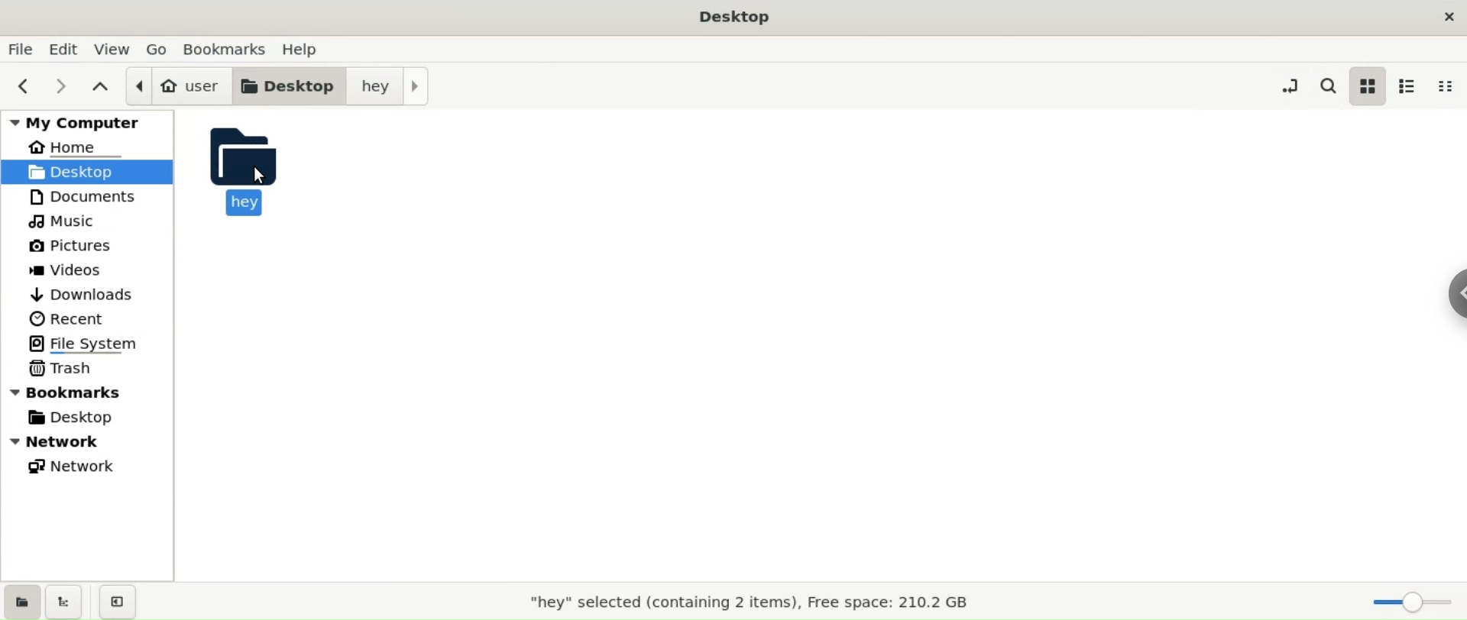  I want to click on compact view, so click(1446, 85).